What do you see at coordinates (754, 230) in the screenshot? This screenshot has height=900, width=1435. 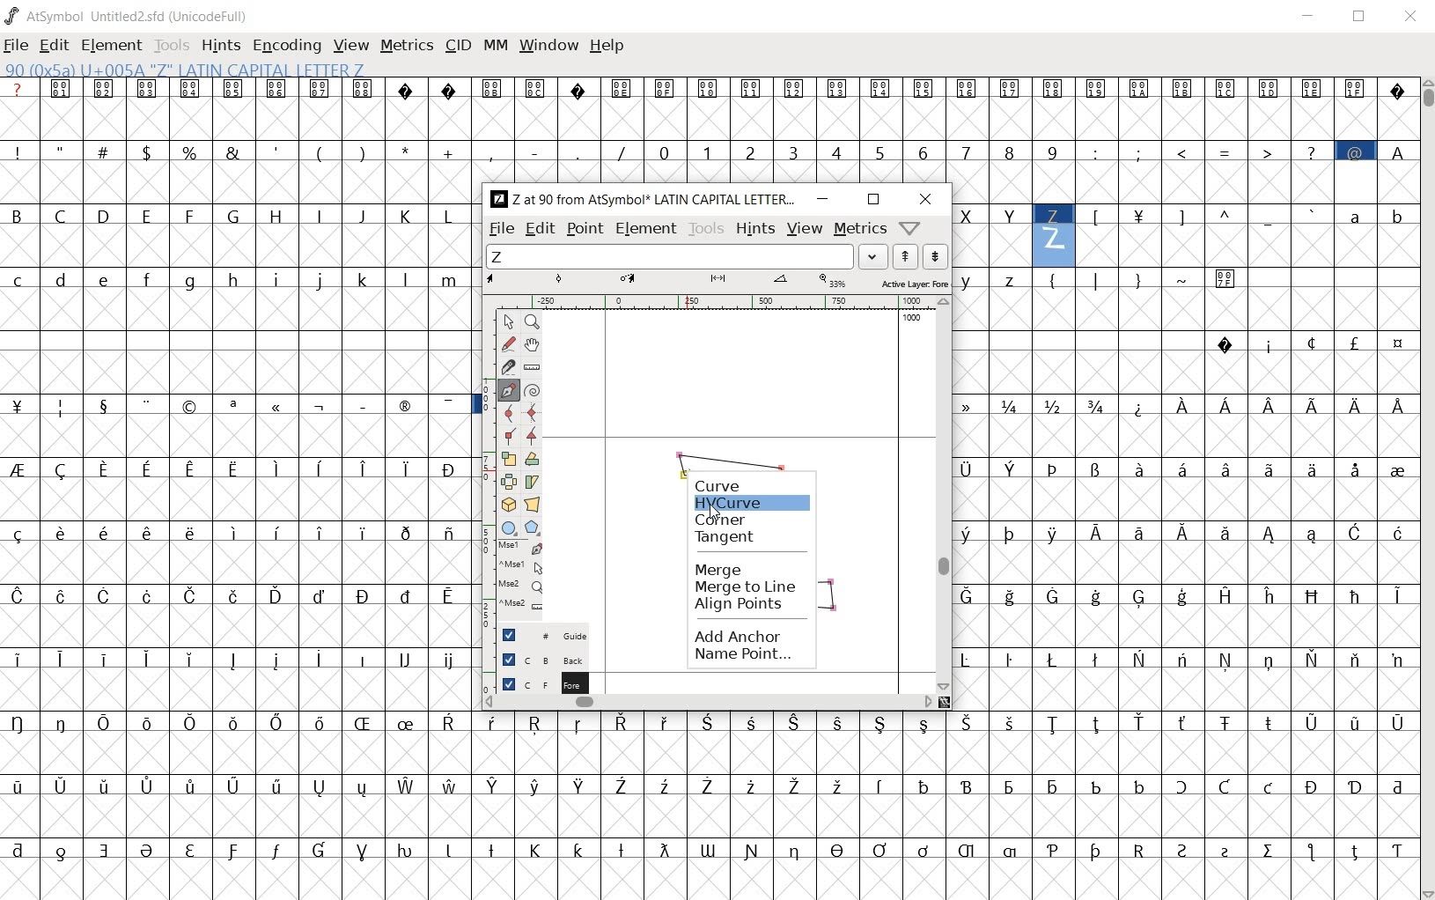 I see `hints` at bounding box center [754, 230].